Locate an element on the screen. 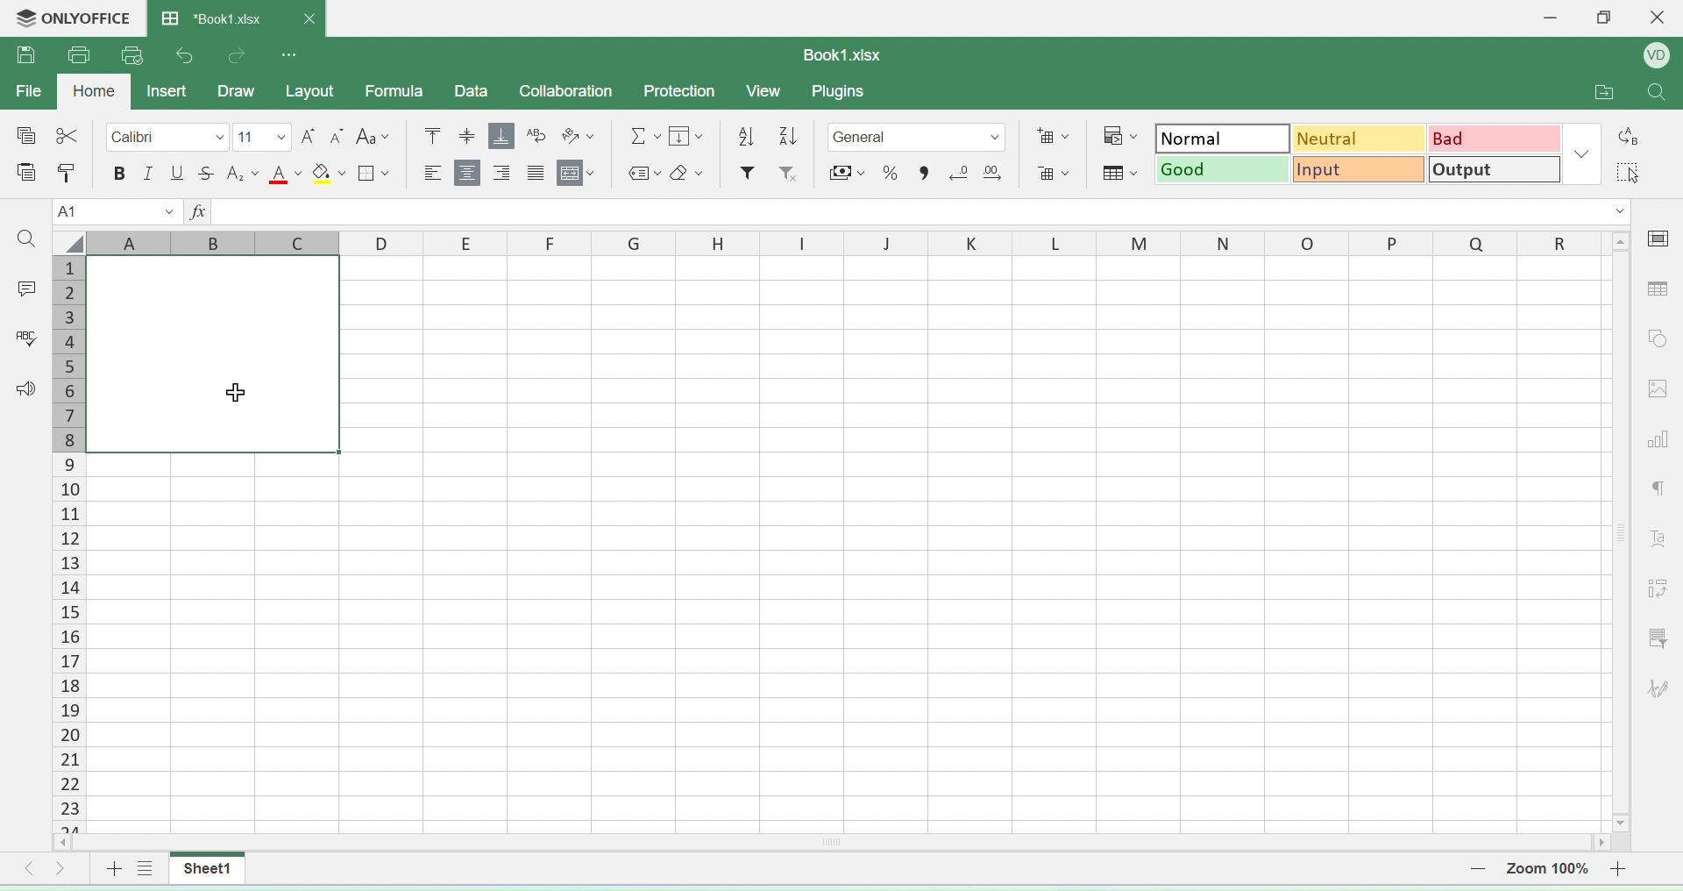 This screenshot has width=1683, height=891. minimise is located at coordinates (1555, 22).